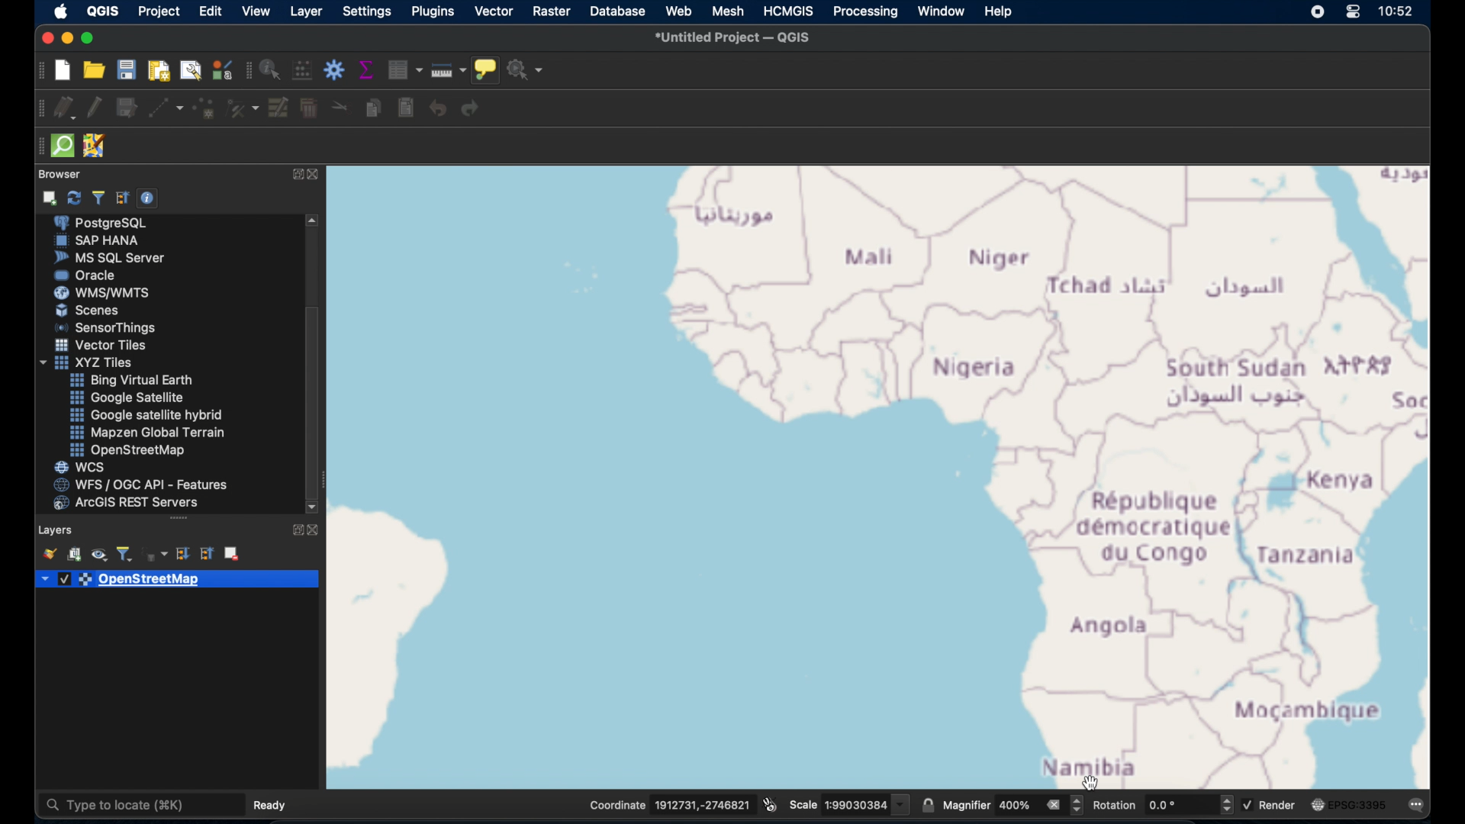  Describe the element at coordinates (617, 11) in the screenshot. I see `database` at that location.